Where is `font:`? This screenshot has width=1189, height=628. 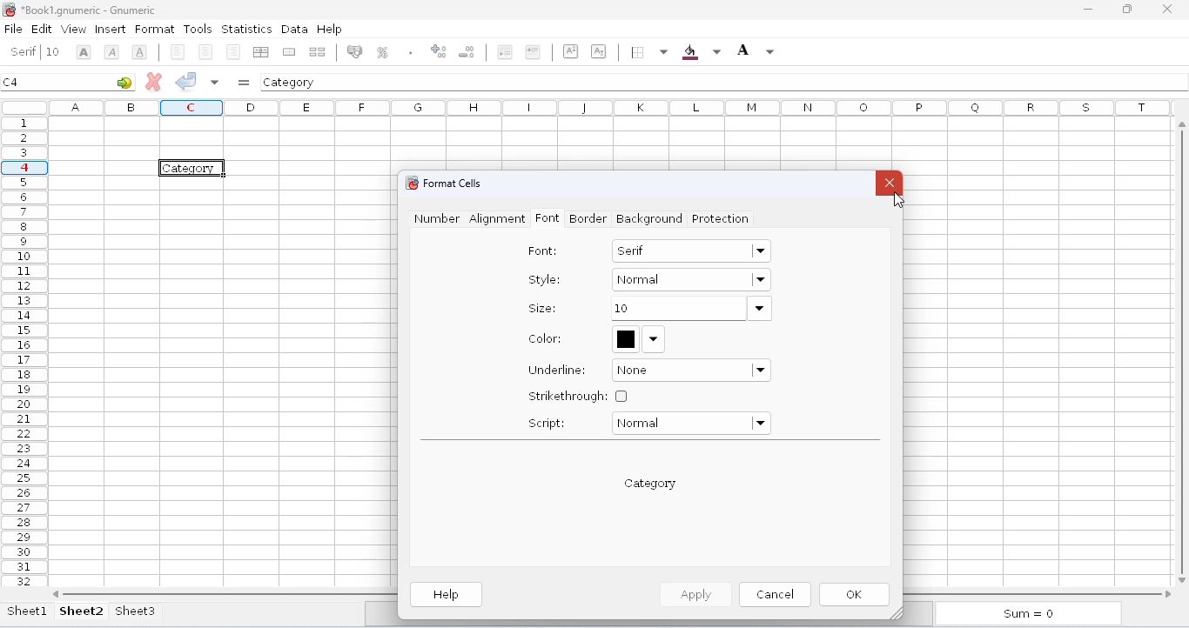 font: is located at coordinates (542, 251).